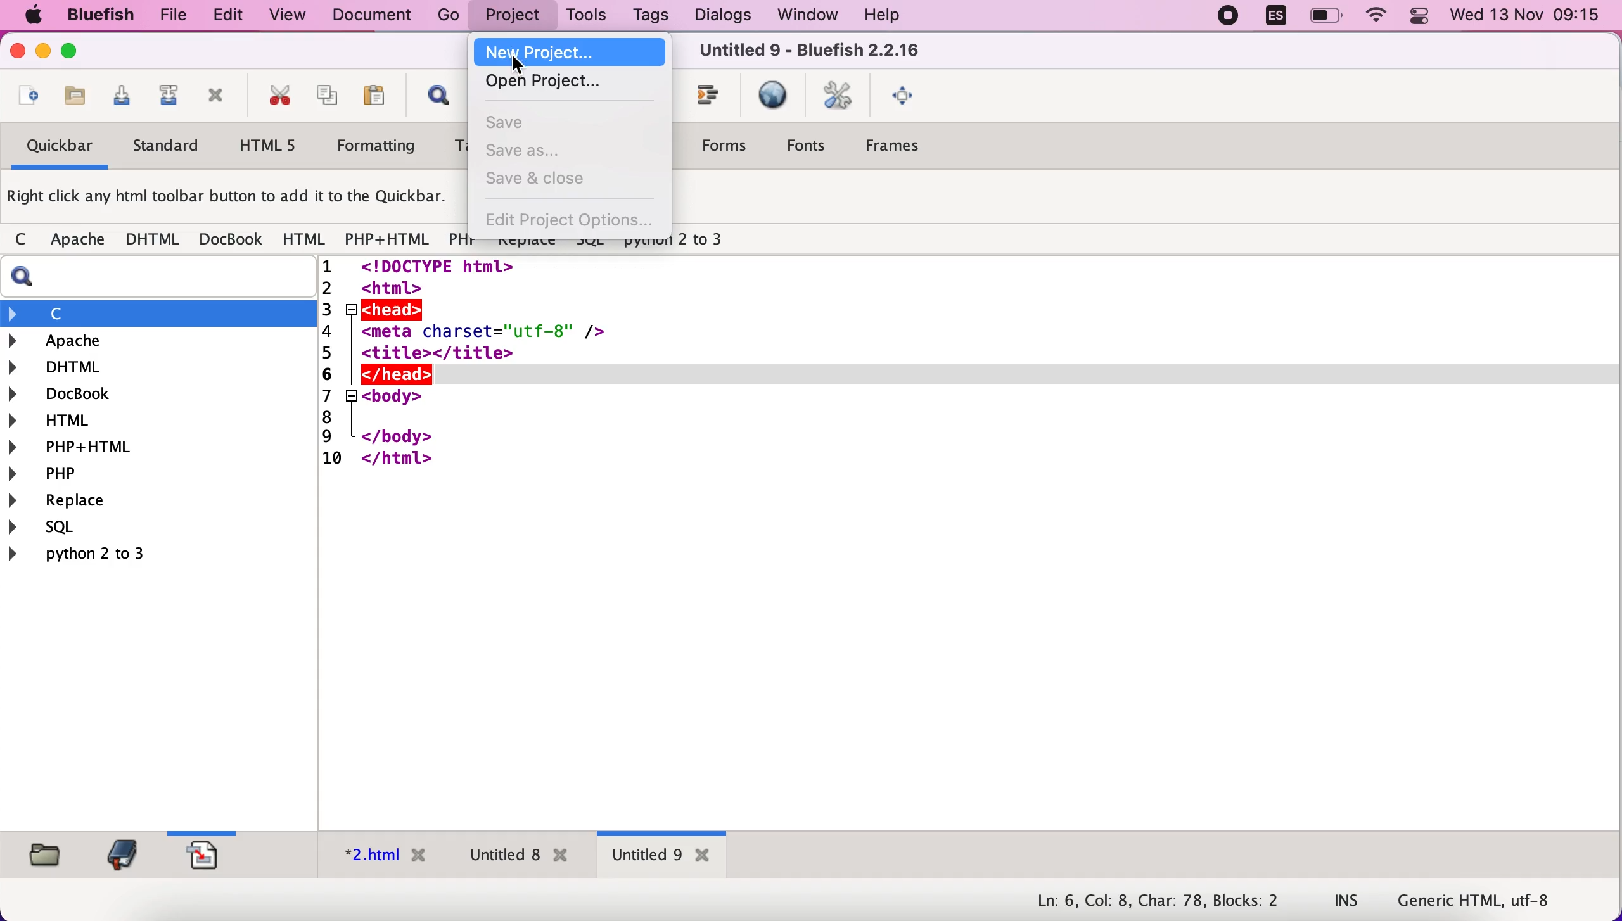 The width and height of the screenshot is (1622, 921). Describe the element at coordinates (1419, 17) in the screenshot. I see `panel control` at that location.